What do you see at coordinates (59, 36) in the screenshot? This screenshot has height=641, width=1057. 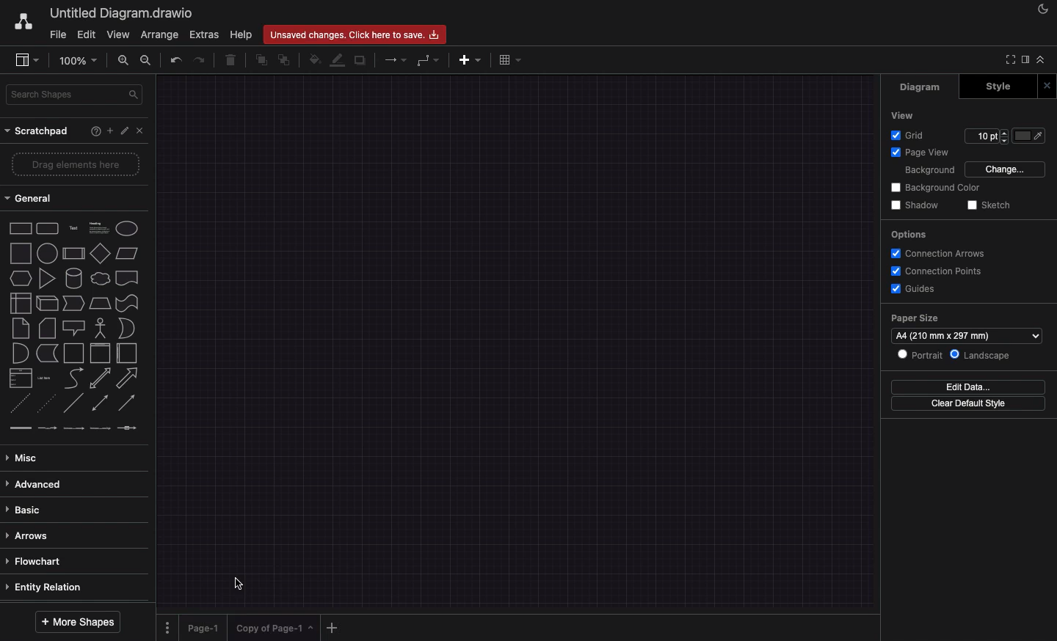 I see `file` at bounding box center [59, 36].